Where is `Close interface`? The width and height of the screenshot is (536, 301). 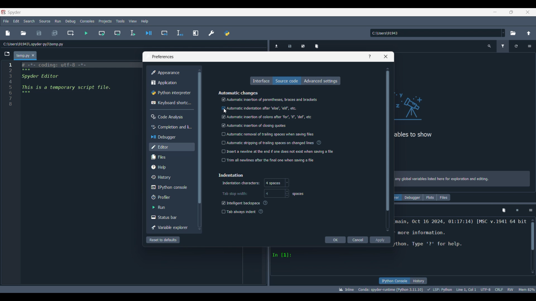 Close interface is located at coordinates (528, 12).